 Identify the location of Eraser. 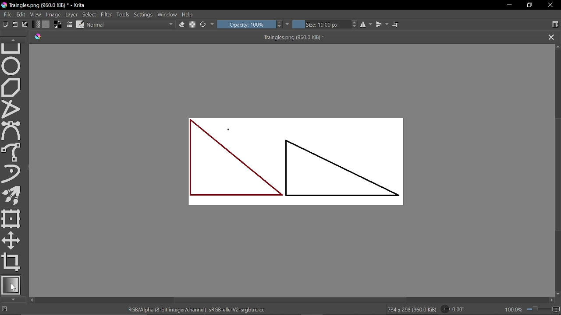
(181, 25).